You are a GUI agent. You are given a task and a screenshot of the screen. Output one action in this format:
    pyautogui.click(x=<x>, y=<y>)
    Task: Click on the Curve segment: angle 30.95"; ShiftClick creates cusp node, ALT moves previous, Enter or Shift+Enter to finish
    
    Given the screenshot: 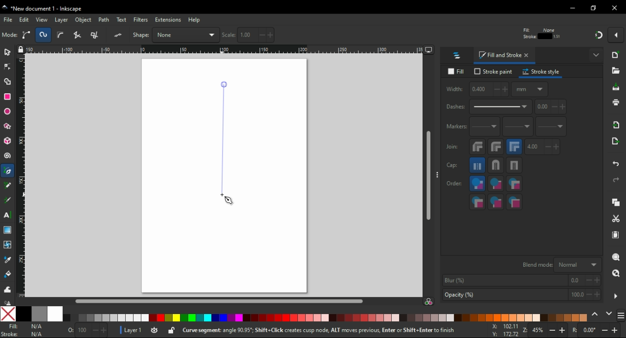 What is the action you would take?
    pyautogui.click(x=312, y=331)
    